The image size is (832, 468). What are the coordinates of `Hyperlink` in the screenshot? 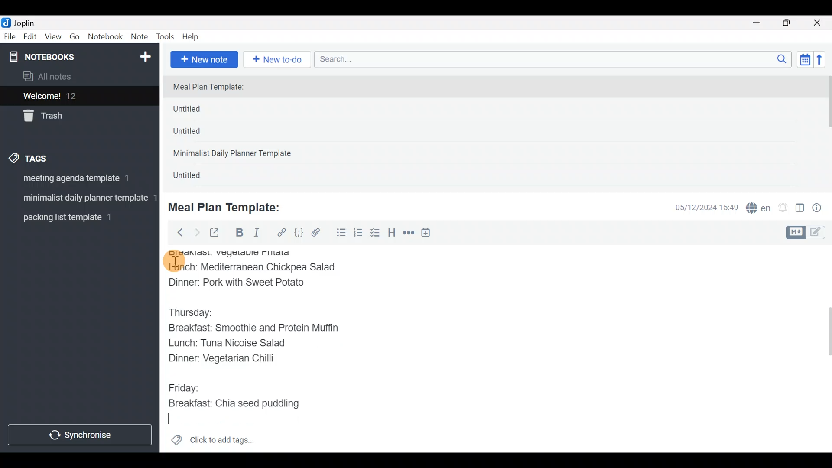 It's located at (282, 233).